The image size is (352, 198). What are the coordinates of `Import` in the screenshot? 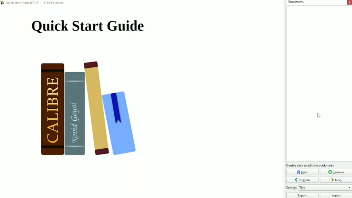 It's located at (336, 195).